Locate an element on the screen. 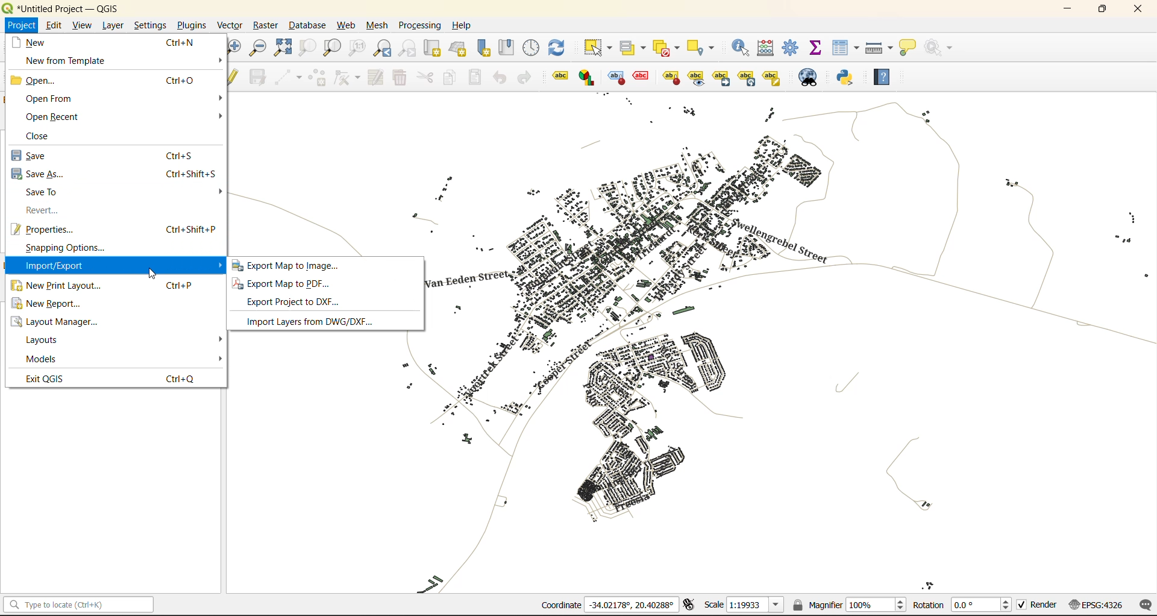 The image size is (1157, 616). zoom out is located at coordinates (258, 49).